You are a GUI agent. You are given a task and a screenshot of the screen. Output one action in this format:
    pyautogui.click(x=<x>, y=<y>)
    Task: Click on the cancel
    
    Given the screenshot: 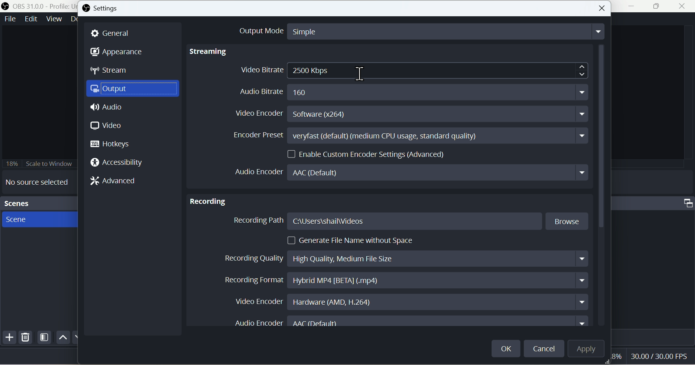 What is the action you would take?
    pyautogui.click(x=545, y=348)
    